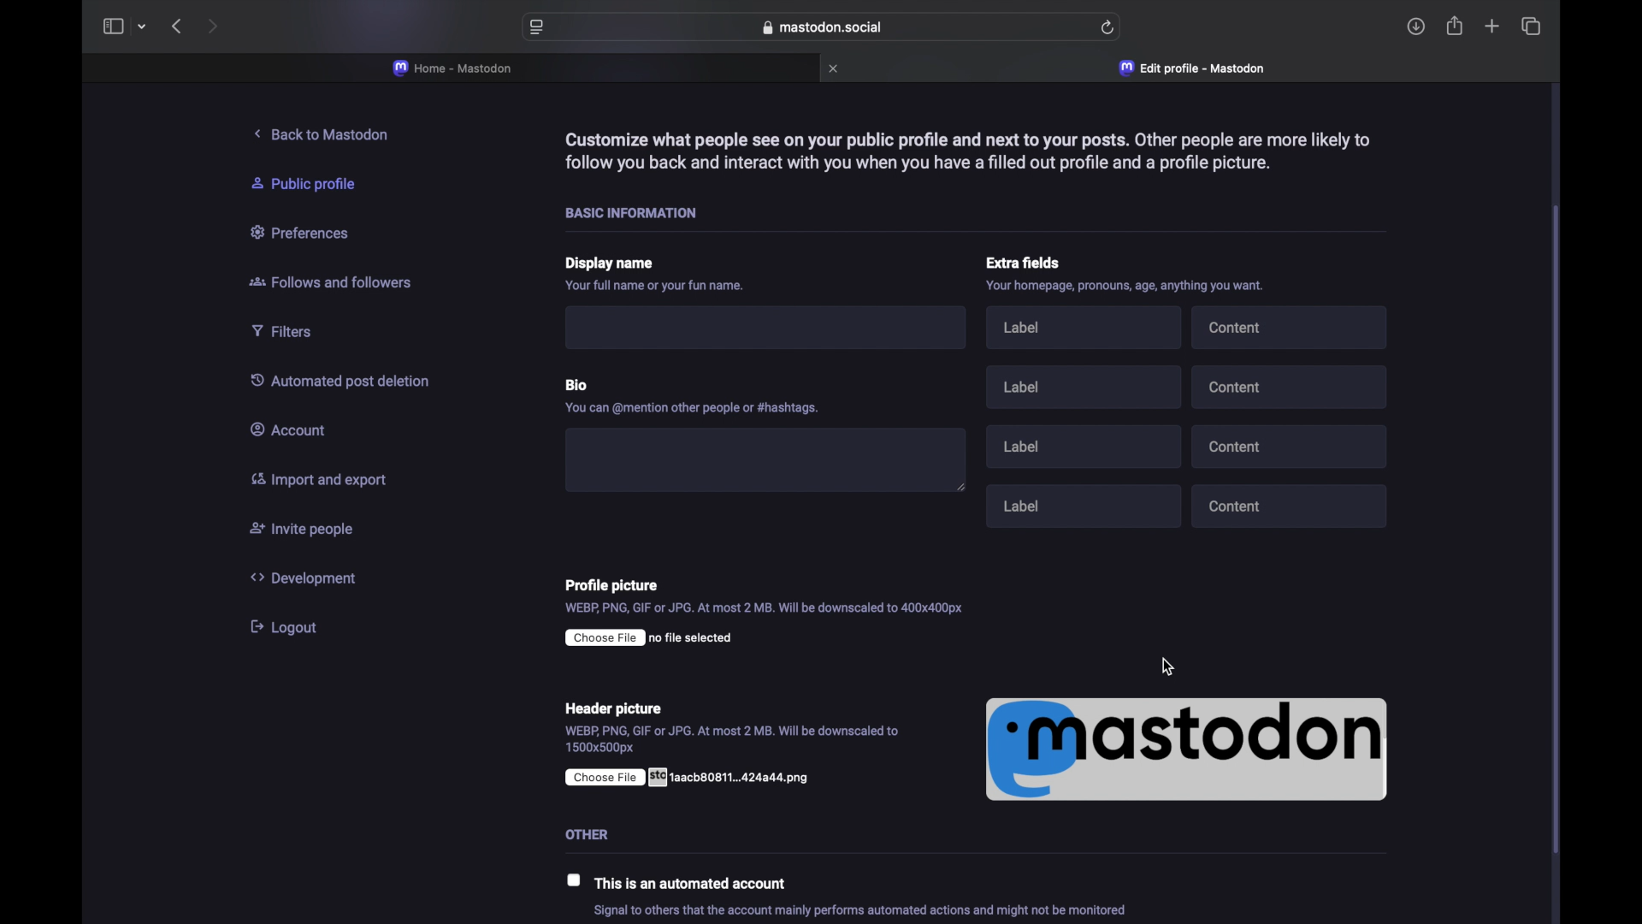 The image size is (1642, 924). What do you see at coordinates (1084, 386) in the screenshot?
I see `label` at bounding box center [1084, 386].